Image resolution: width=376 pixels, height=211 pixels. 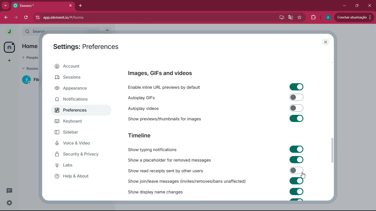 What do you see at coordinates (83, 176) in the screenshot?
I see `help & about` at bounding box center [83, 176].